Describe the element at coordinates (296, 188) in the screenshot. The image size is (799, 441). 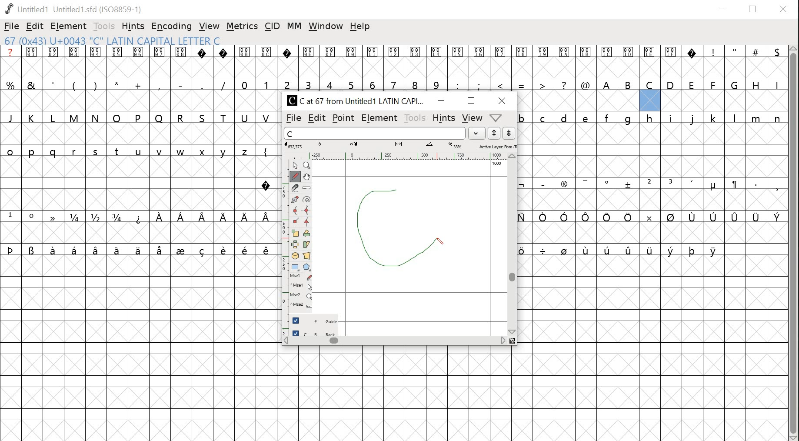
I see `knife` at that location.